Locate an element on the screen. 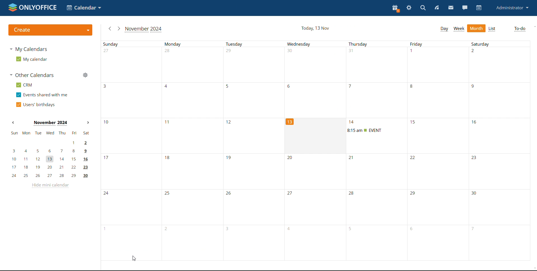 The image size is (537, 271). unallocated time slots is located at coordinates (319, 235).